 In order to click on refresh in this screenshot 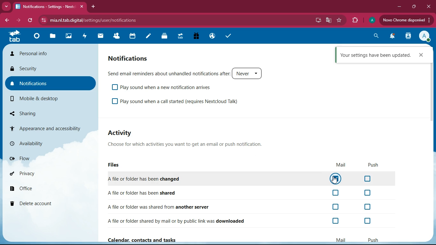, I will do `click(30, 20)`.